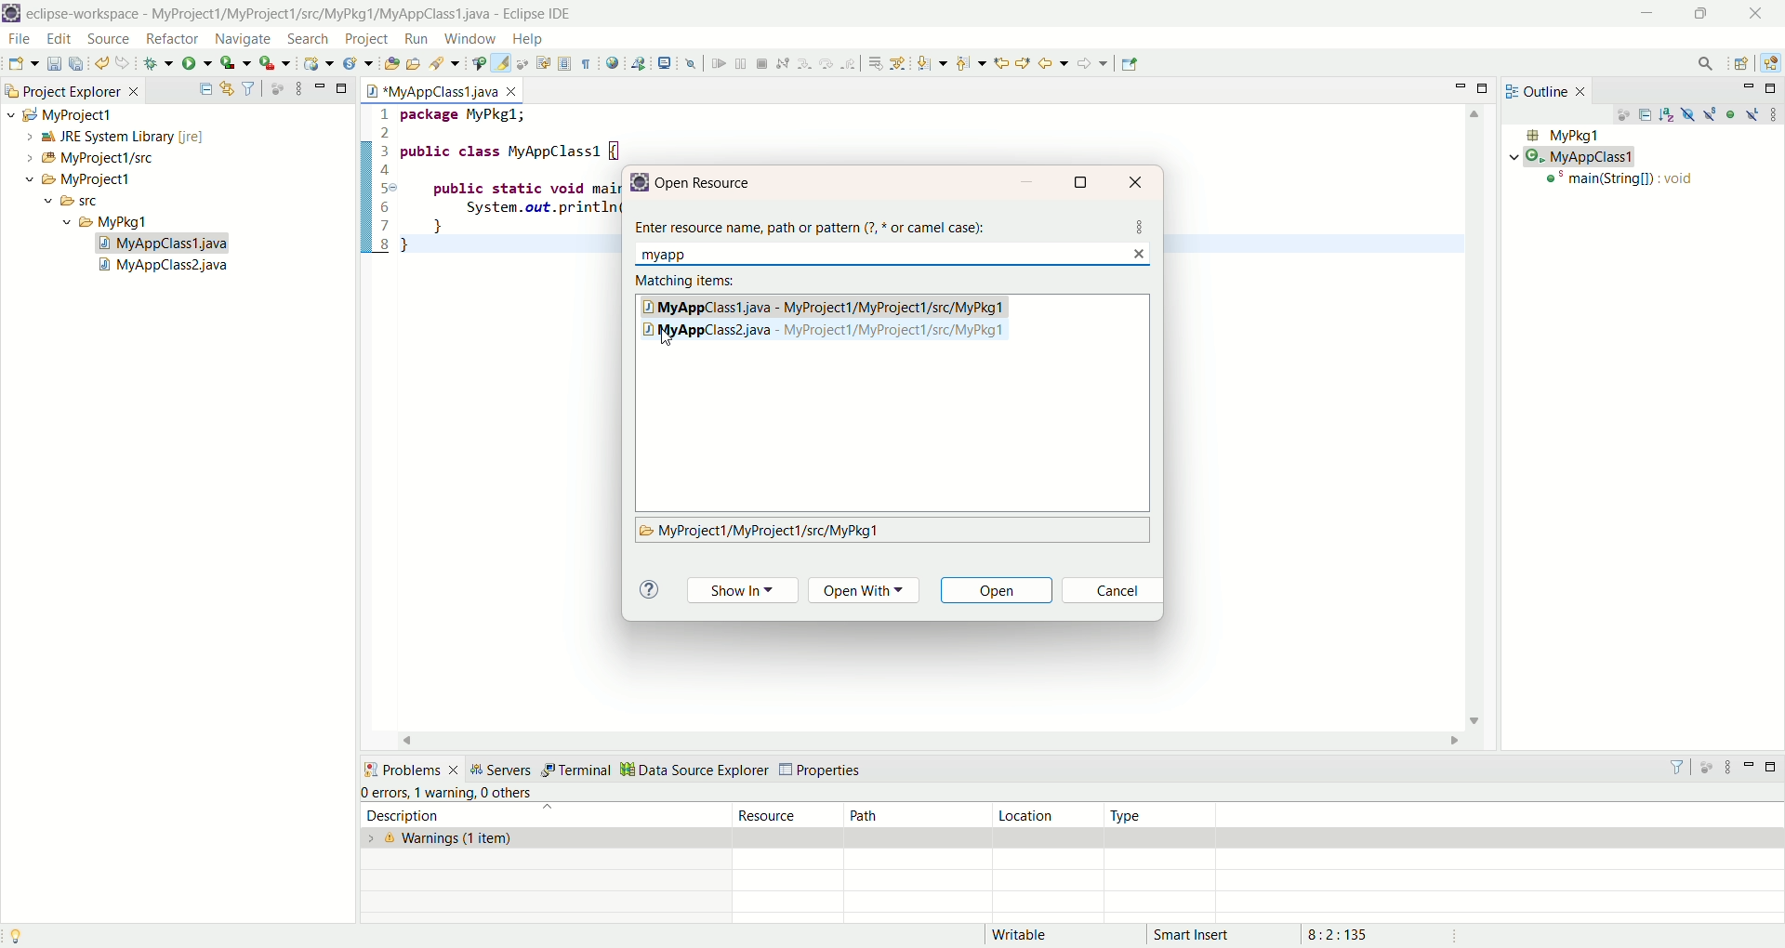 Image resolution: width=1785 pixels, height=948 pixels. What do you see at coordinates (1205, 934) in the screenshot?
I see `smart insert` at bounding box center [1205, 934].